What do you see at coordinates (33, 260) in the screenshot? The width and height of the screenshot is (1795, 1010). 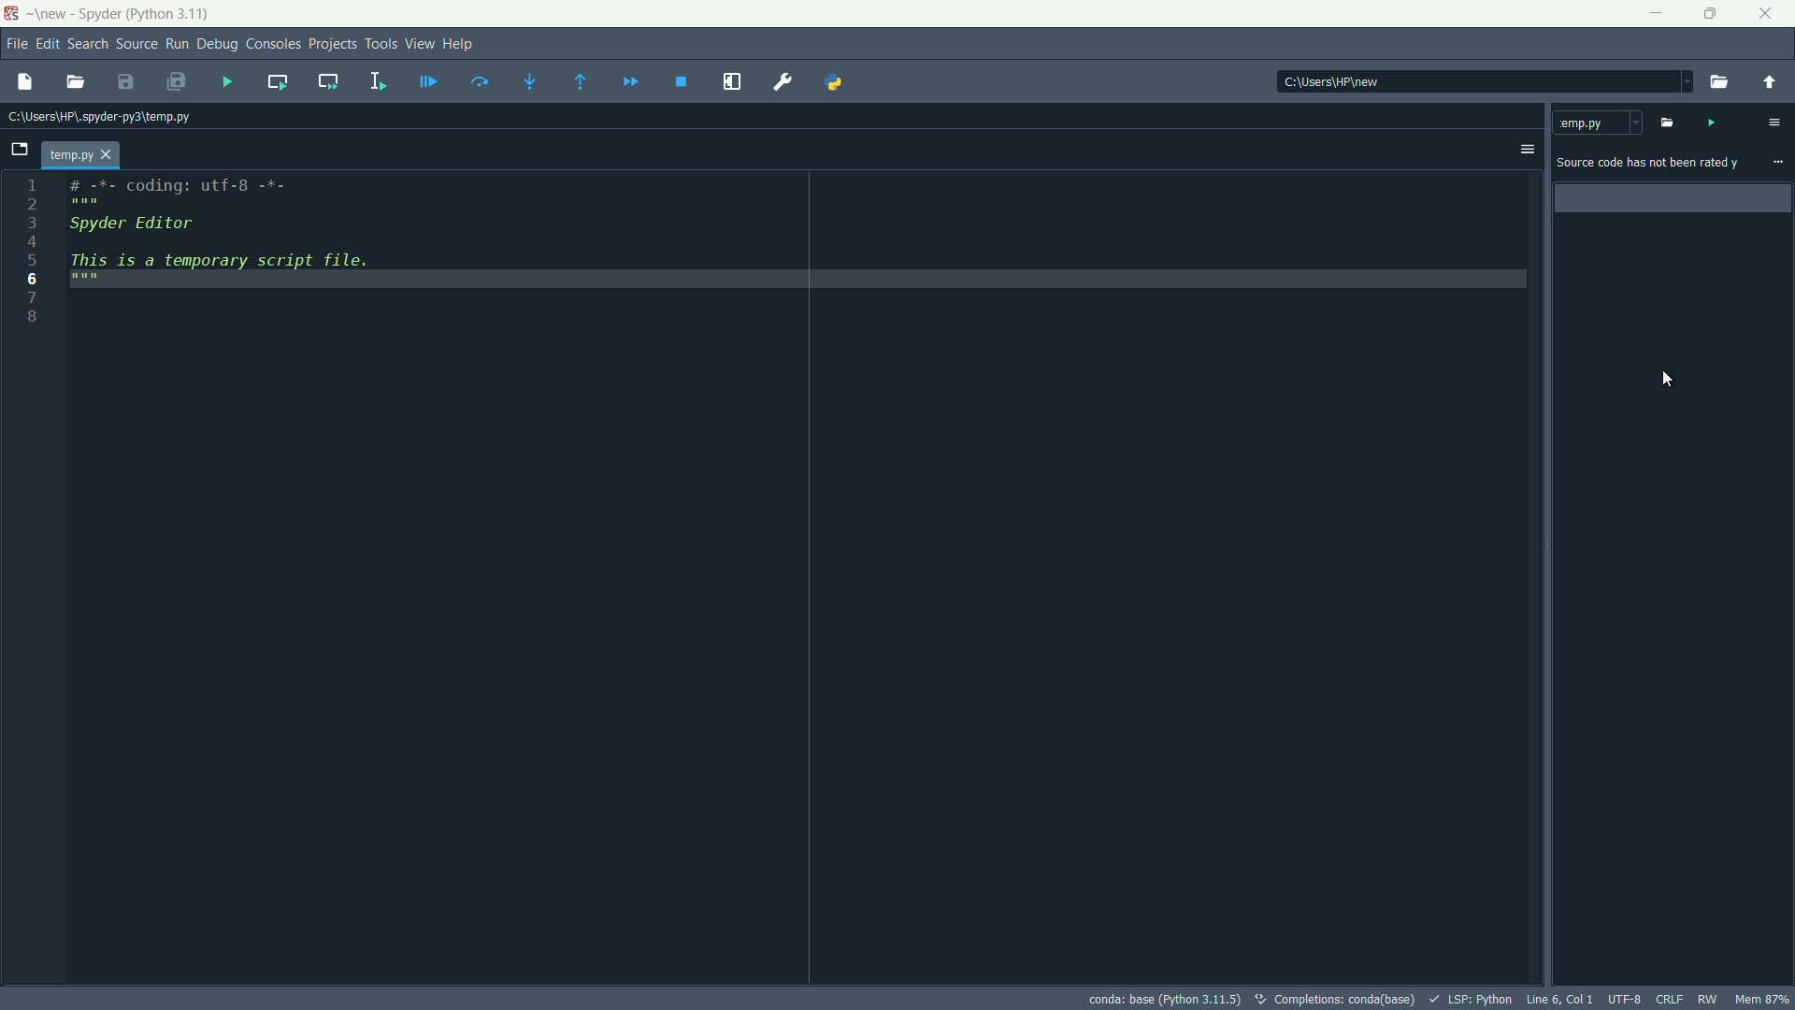 I see `5` at bounding box center [33, 260].